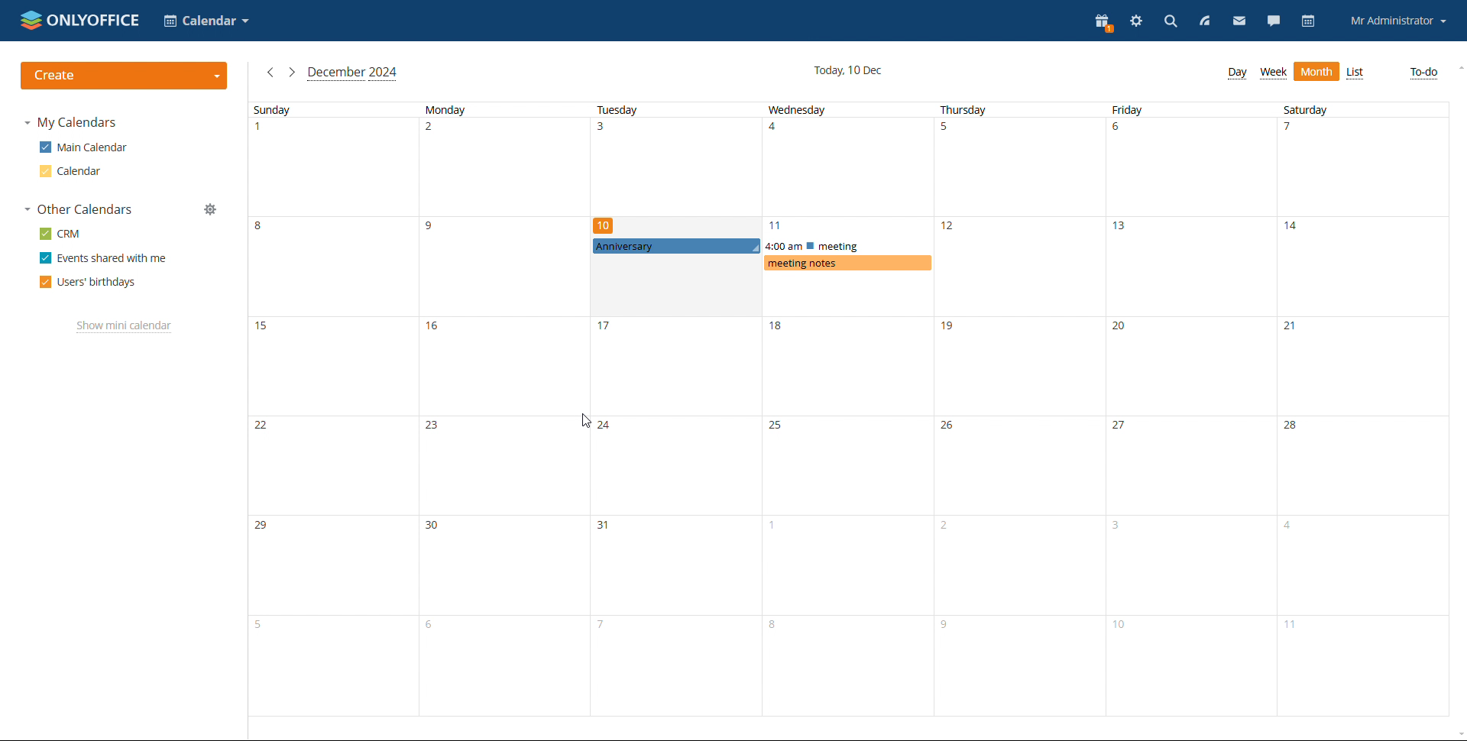 The height and width of the screenshot is (741, 1467). I want to click on profile, so click(1399, 22).